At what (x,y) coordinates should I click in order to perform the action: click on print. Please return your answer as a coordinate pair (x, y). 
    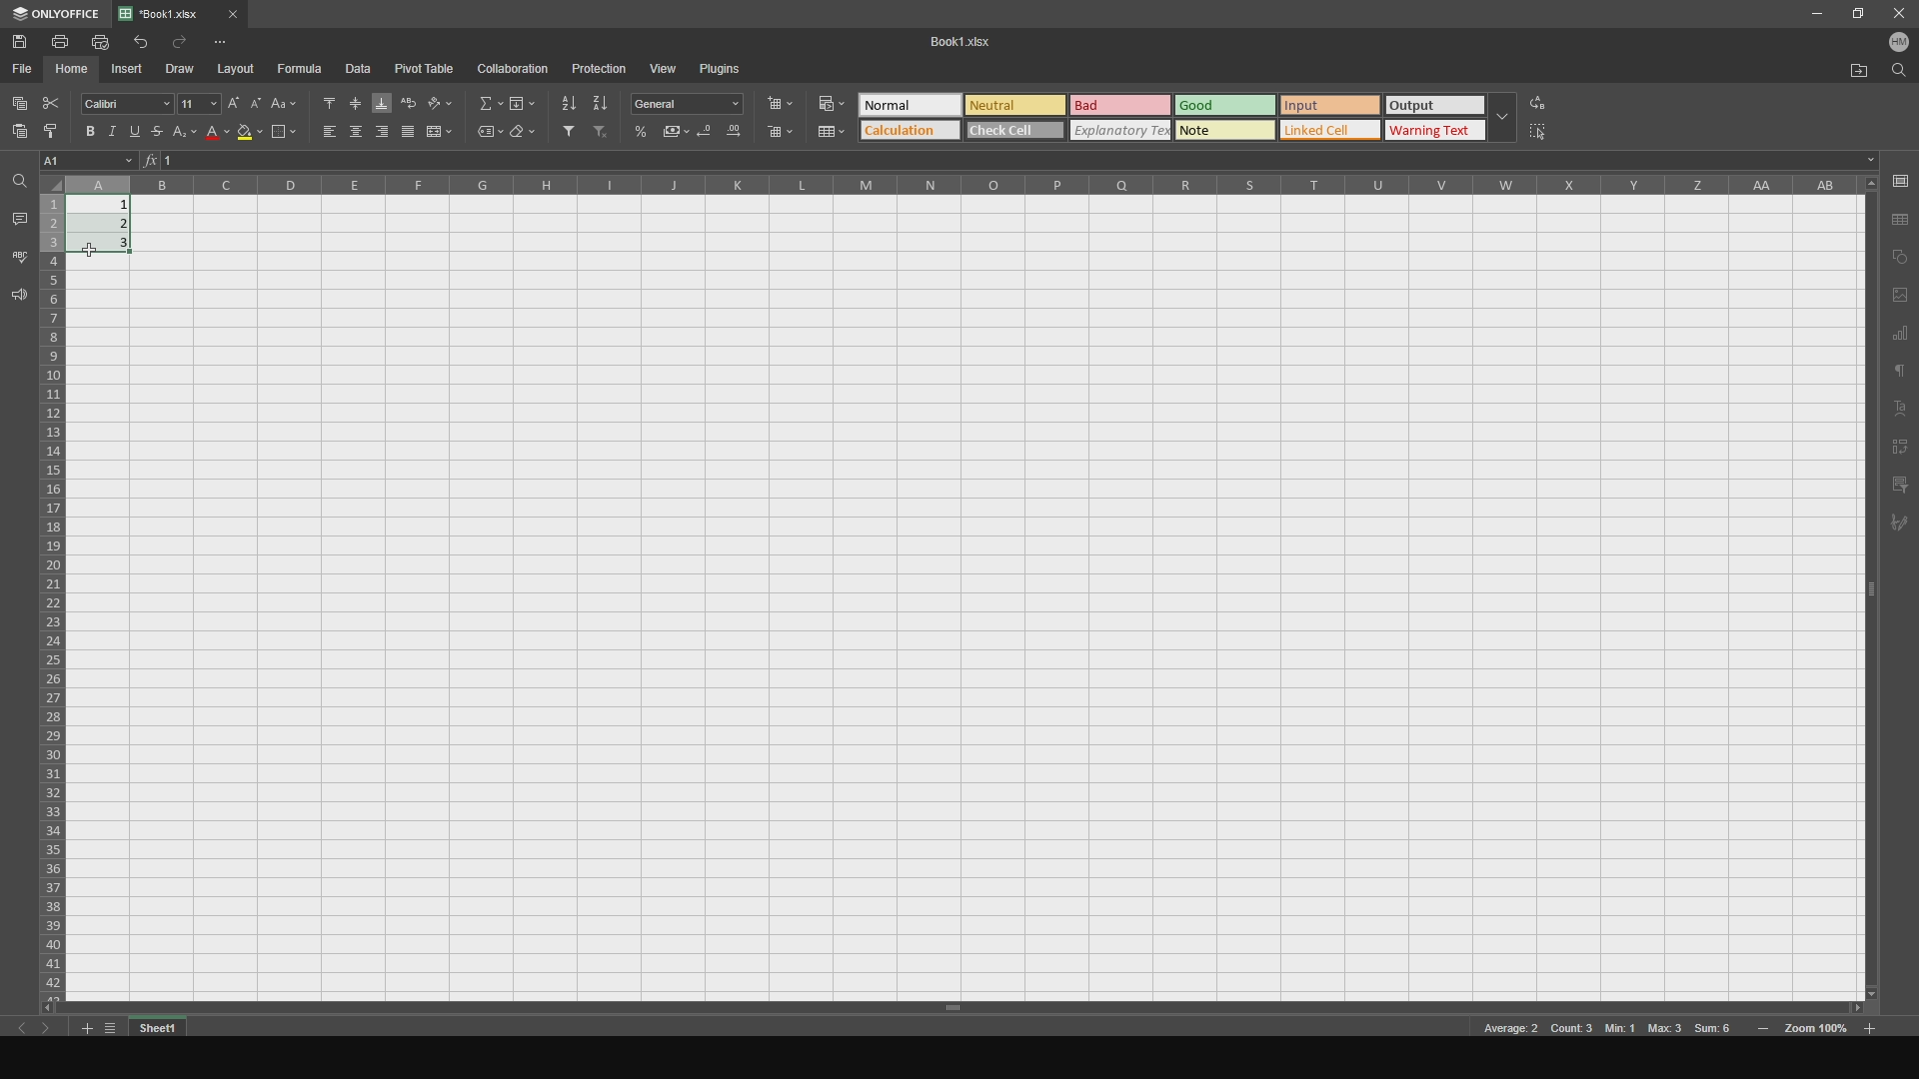
    Looking at the image, I should click on (65, 42).